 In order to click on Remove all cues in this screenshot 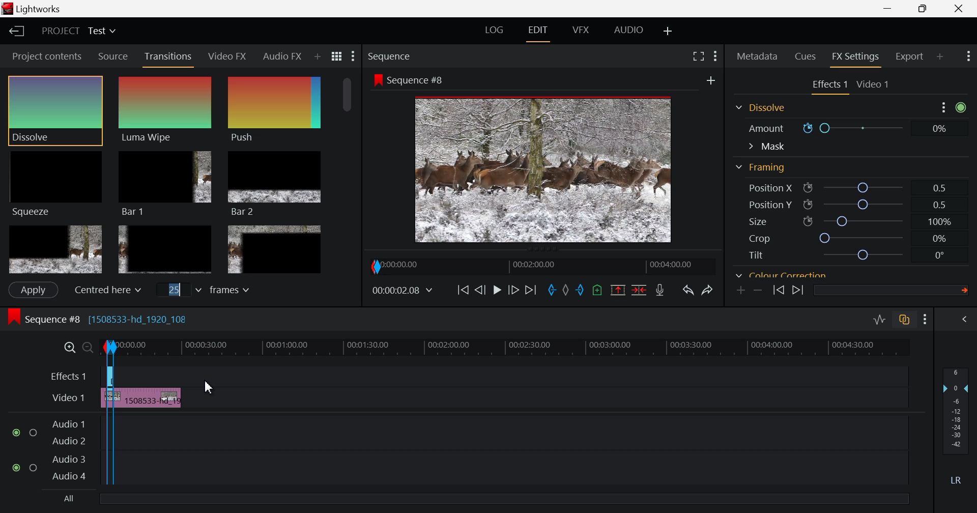, I will do `click(596, 290)`.